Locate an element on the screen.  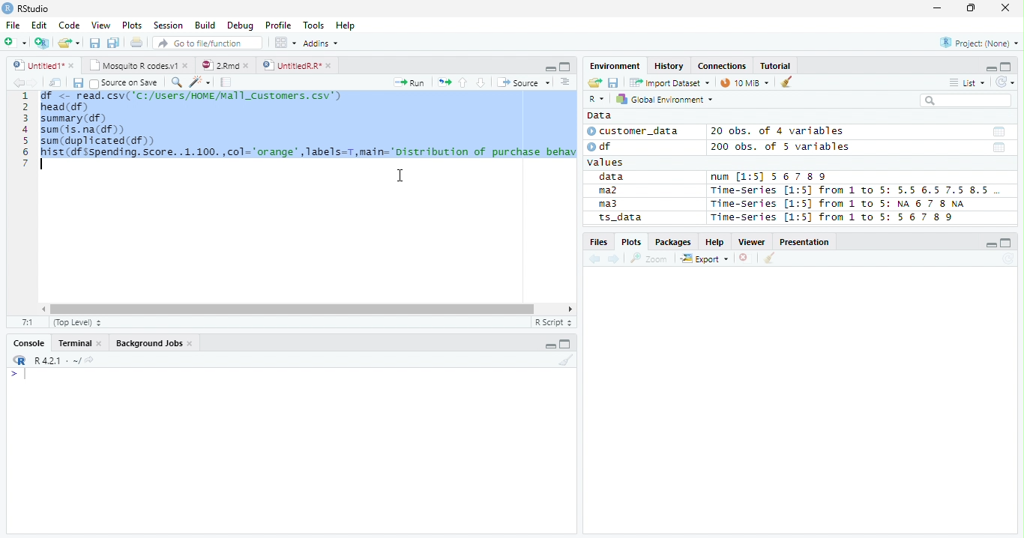
Save all open documents is located at coordinates (113, 43).